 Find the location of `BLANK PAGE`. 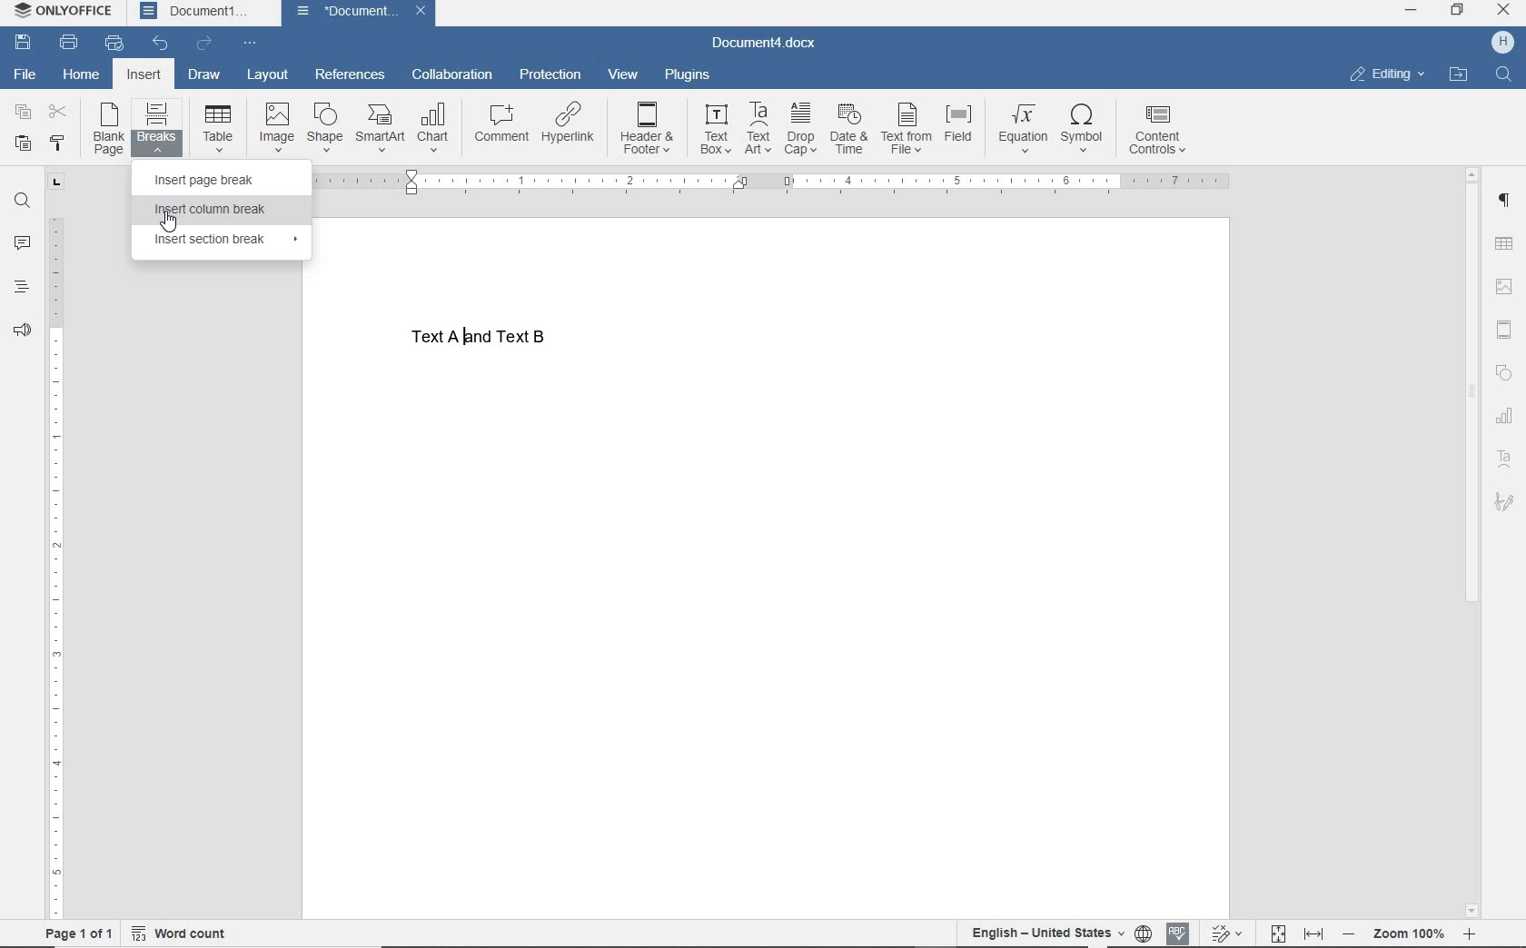

BLANK PAGE is located at coordinates (111, 130).